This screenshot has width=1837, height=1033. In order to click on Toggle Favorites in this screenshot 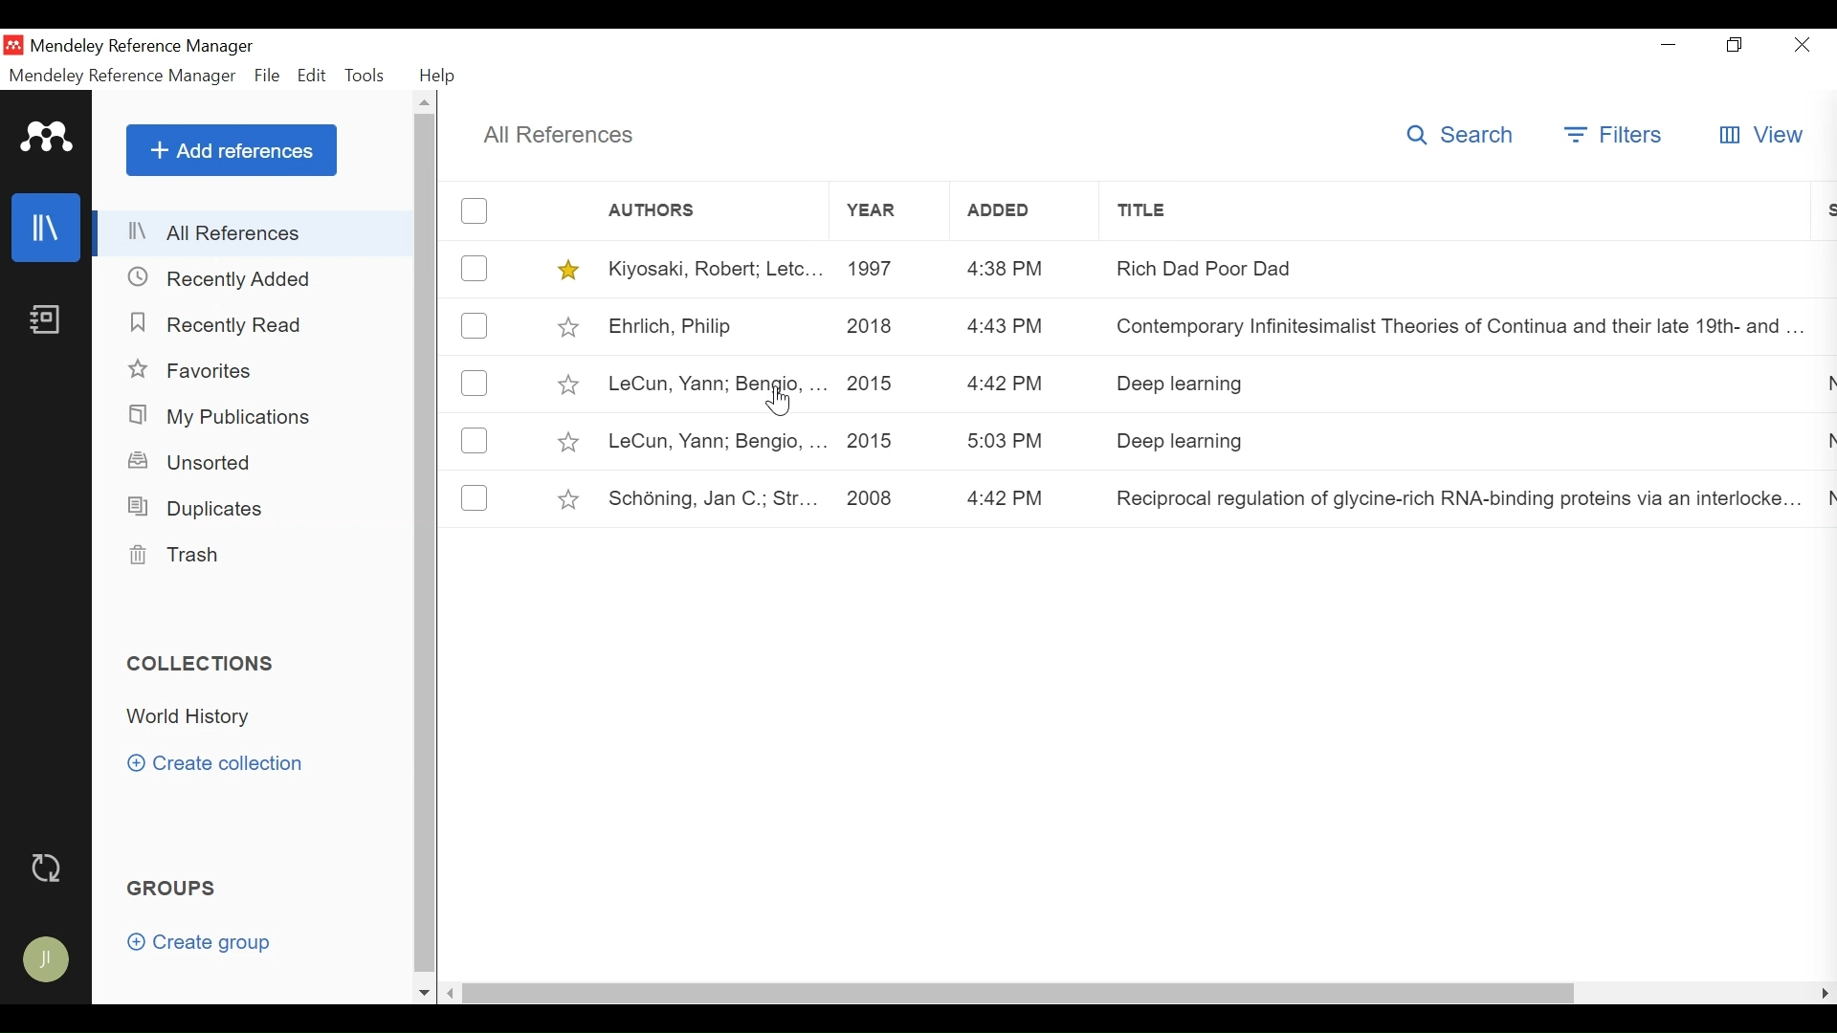, I will do `click(567, 326)`.